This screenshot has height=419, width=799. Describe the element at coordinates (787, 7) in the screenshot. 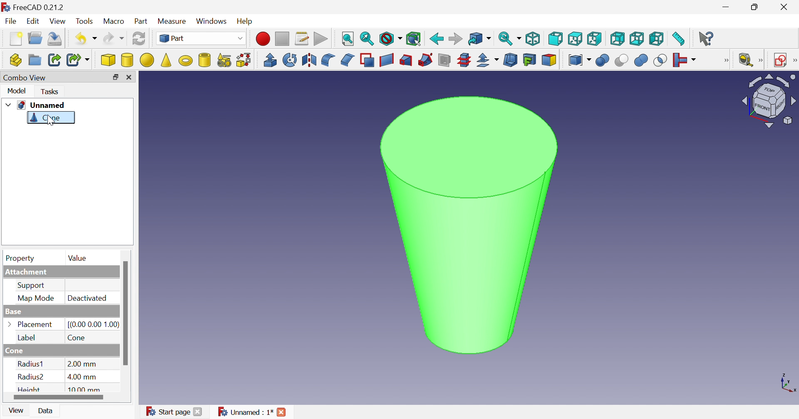

I see `Close` at that location.